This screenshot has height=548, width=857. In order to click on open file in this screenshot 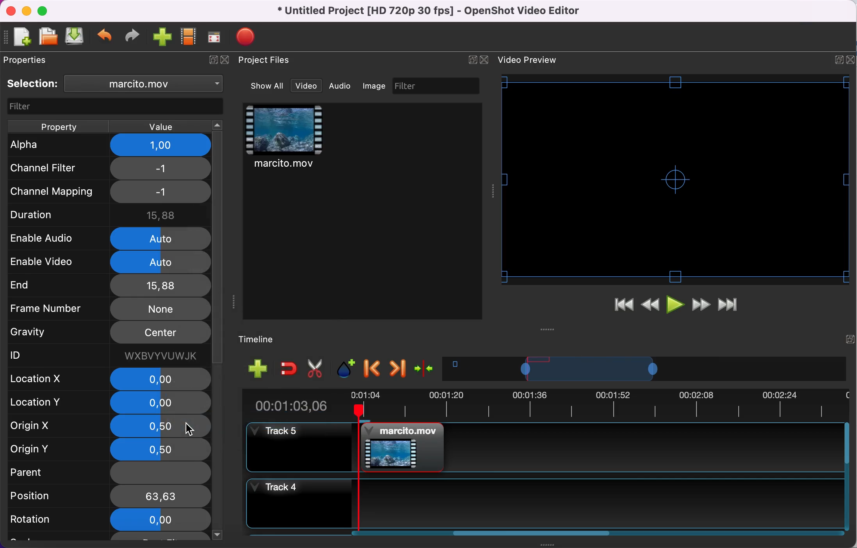, I will do `click(48, 37)`.